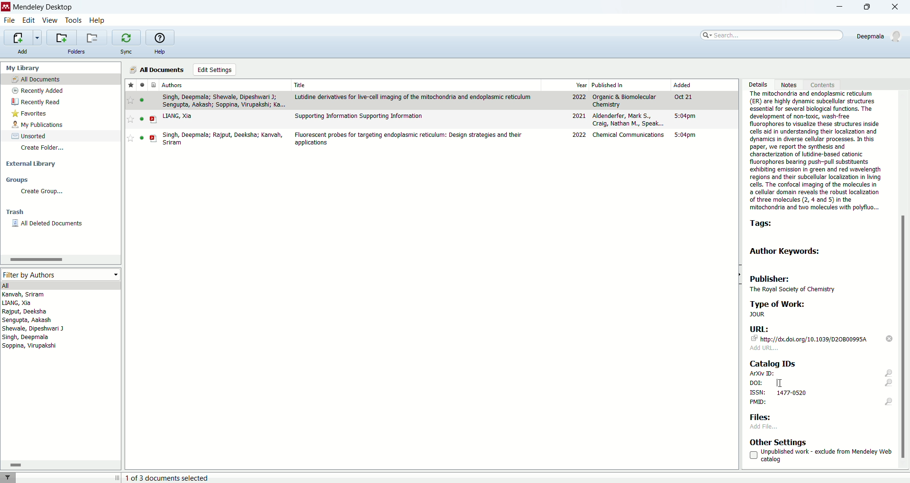  Describe the element at coordinates (809, 309) in the screenshot. I see `type of work: JOUR` at that location.